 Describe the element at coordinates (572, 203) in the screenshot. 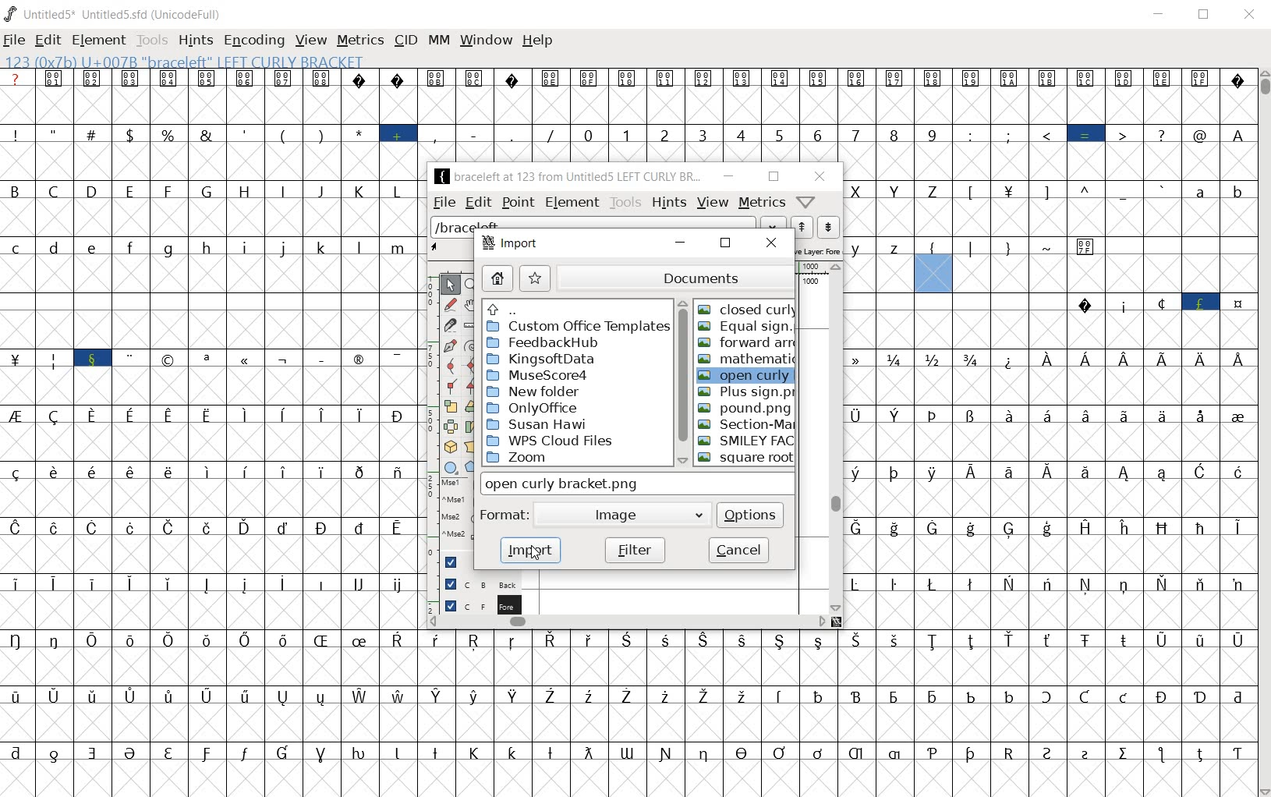

I see `Element` at that location.